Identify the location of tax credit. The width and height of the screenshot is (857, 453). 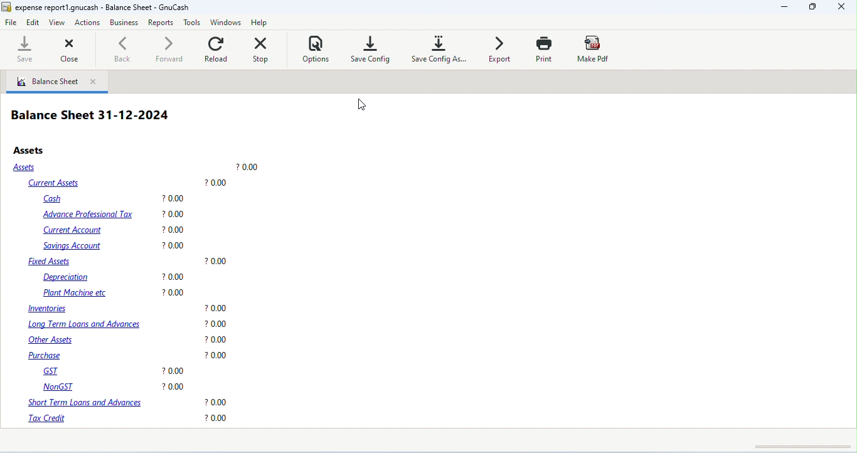
(129, 418).